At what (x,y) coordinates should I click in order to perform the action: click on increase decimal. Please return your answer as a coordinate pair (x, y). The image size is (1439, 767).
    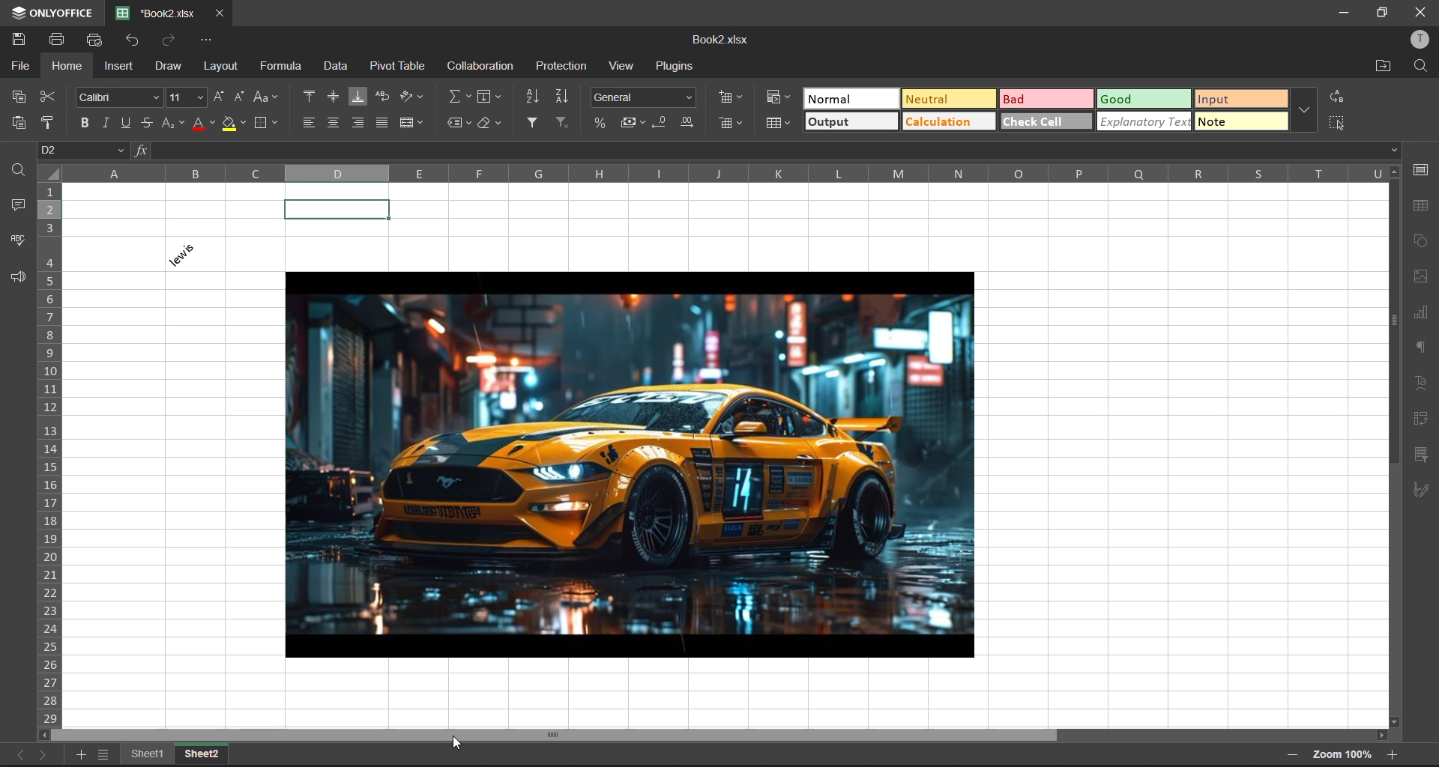
    Looking at the image, I should click on (687, 121).